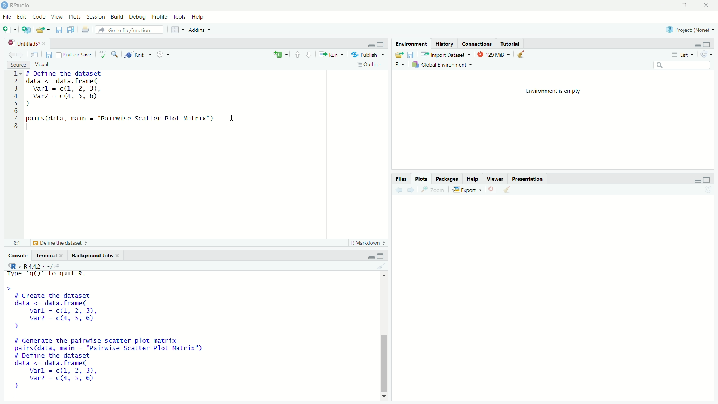 The image size is (718, 404). Describe the element at coordinates (118, 17) in the screenshot. I see `Build` at that location.